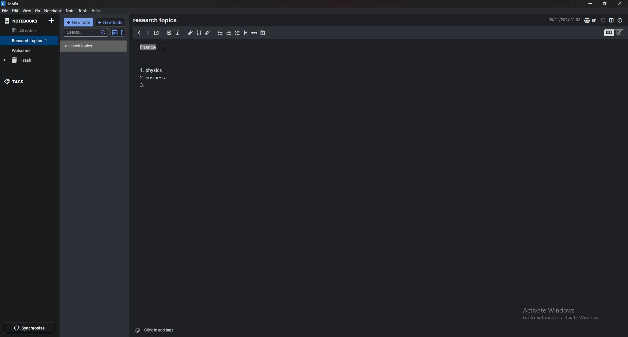 The image size is (628, 337). I want to click on checkbox, so click(237, 33).